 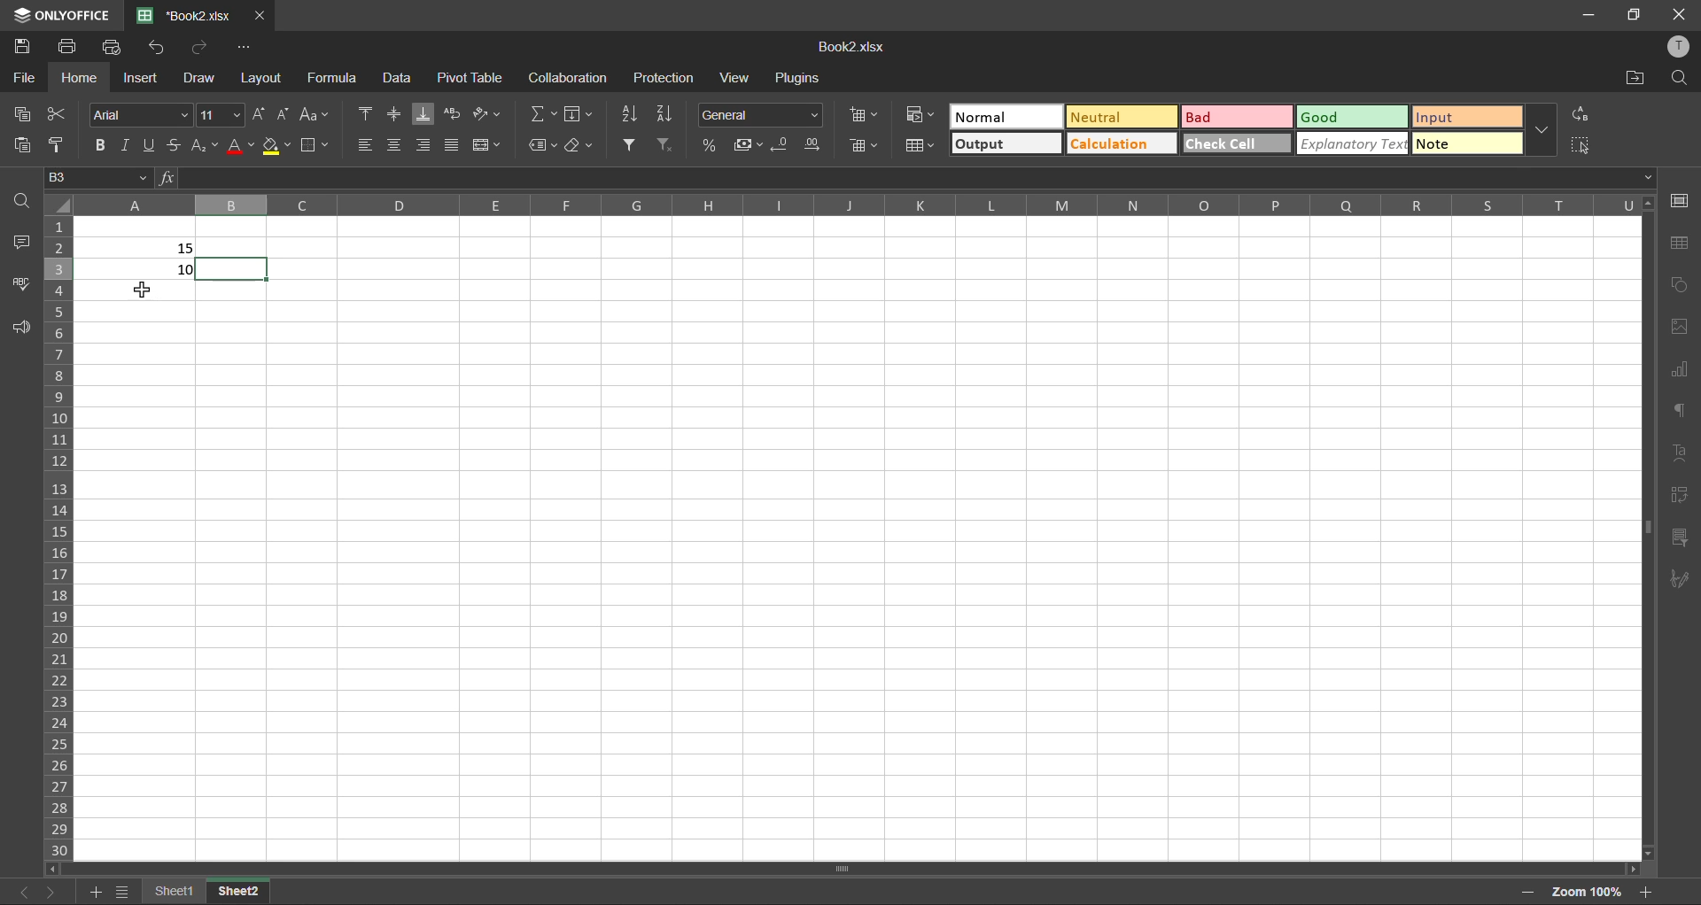 I want to click on change case, so click(x=312, y=113).